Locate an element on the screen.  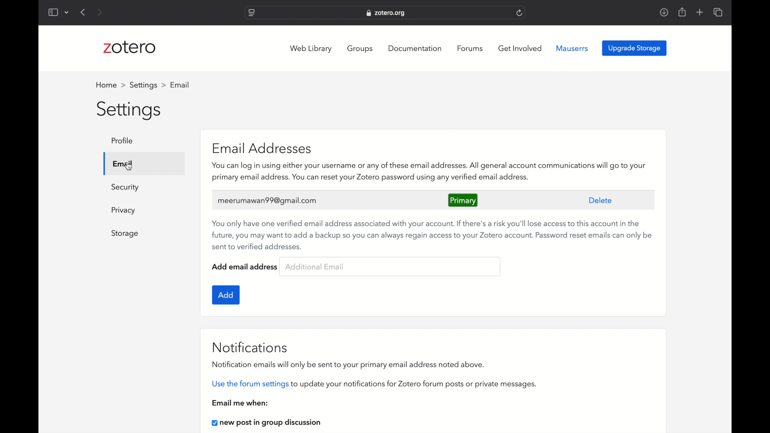
profile is located at coordinates (181, 85).